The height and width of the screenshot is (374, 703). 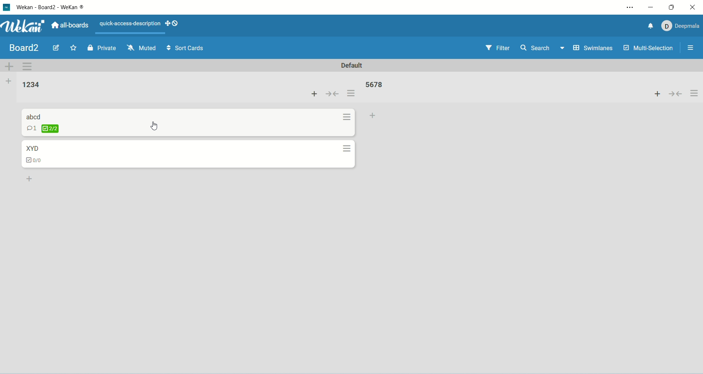 I want to click on swimlanes, so click(x=592, y=48).